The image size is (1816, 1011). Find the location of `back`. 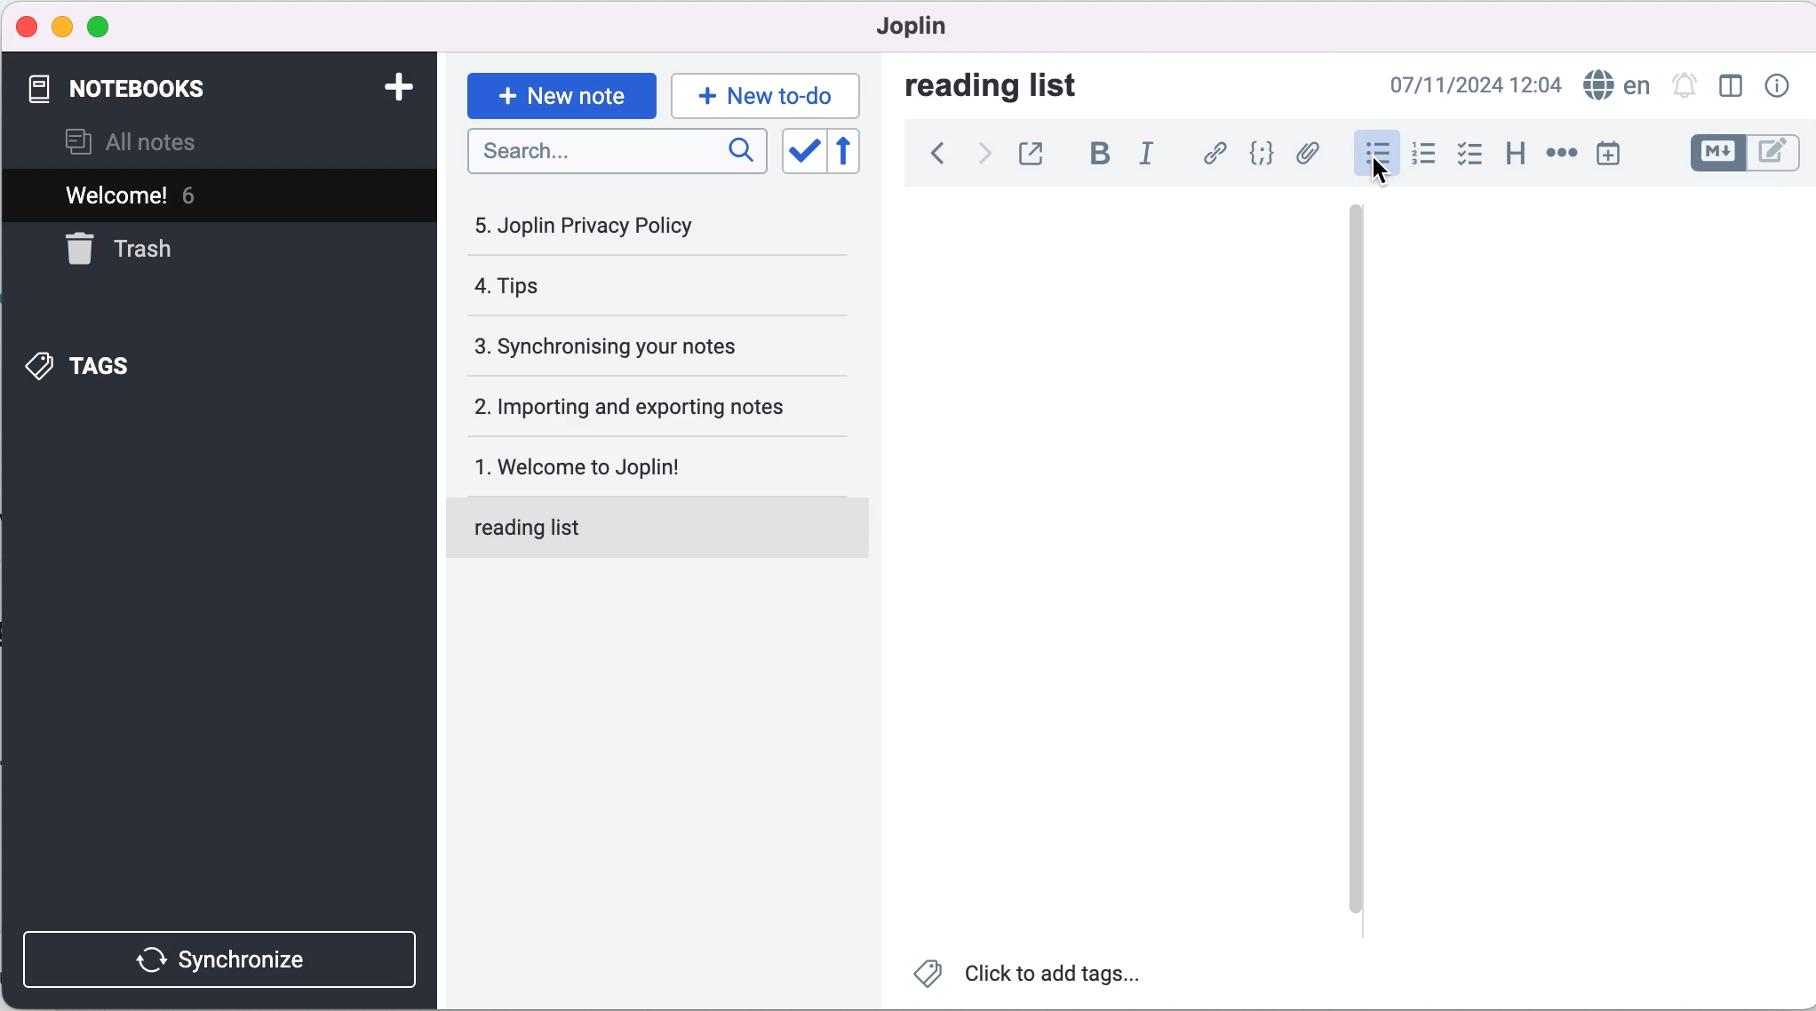

back is located at coordinates (932, 153).